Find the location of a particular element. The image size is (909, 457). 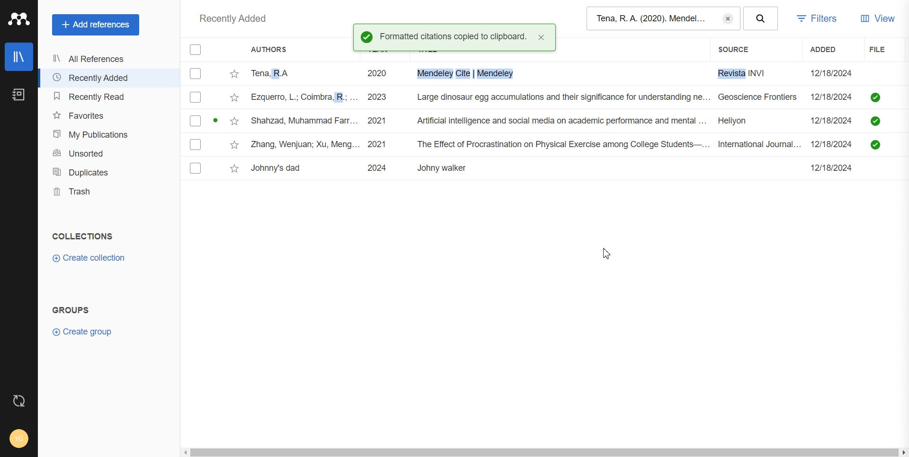

Recently Read is located at coordinates (107, 97).